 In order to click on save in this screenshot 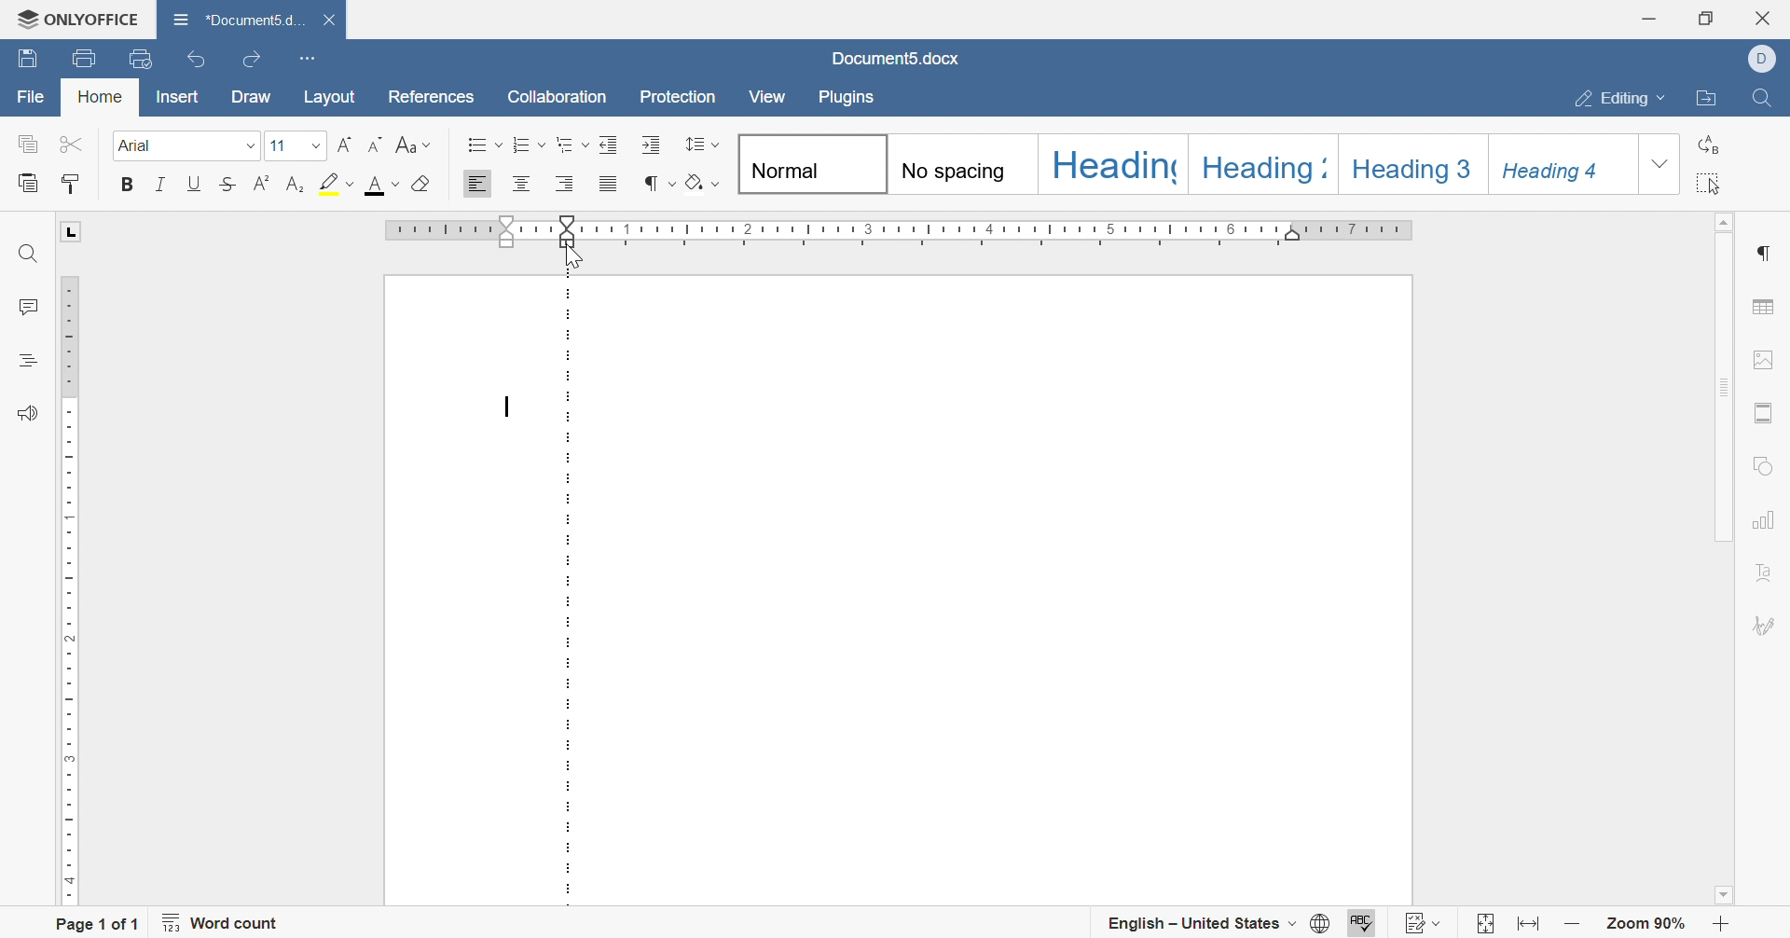, I will do `click(31, 56)`.